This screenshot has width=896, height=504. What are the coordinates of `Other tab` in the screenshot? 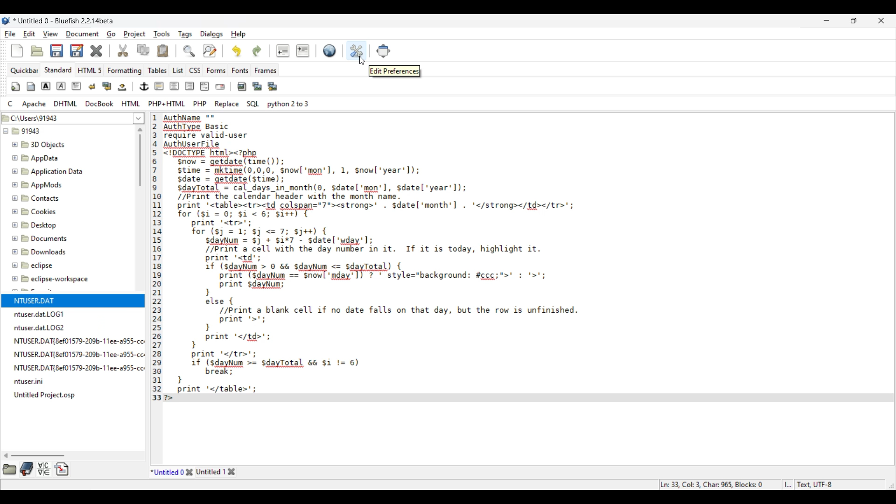 It's located at (216, 472).